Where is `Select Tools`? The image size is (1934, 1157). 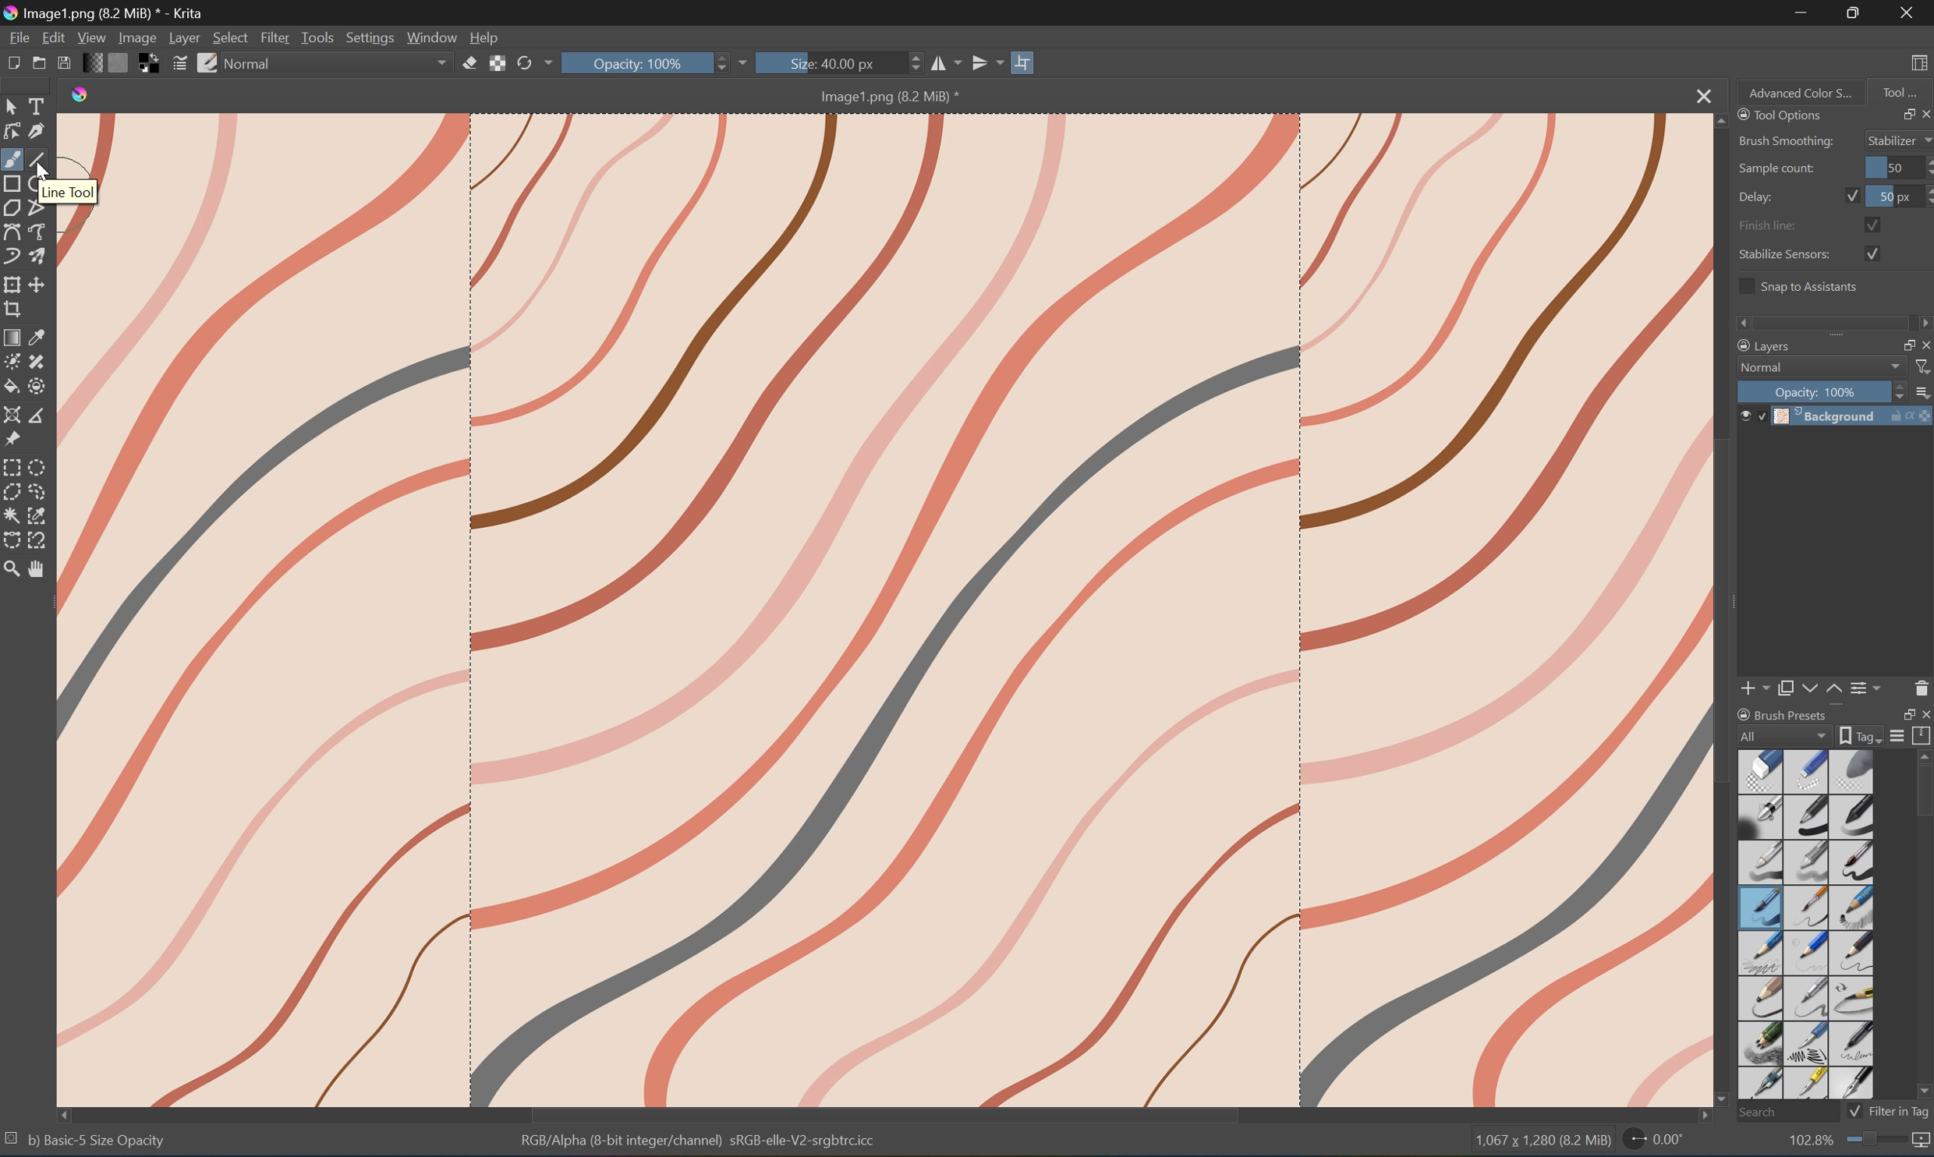
Select Tools is located at coordinates (39, 105).